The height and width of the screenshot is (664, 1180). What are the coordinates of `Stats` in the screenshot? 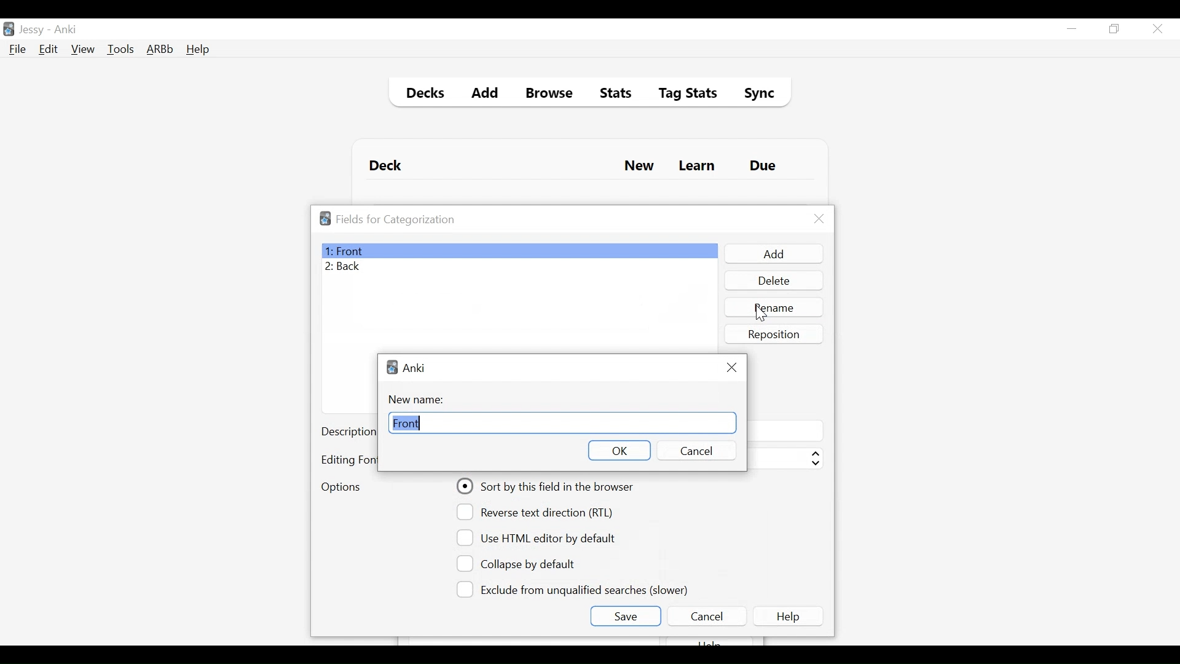 It's located at (612, 93).